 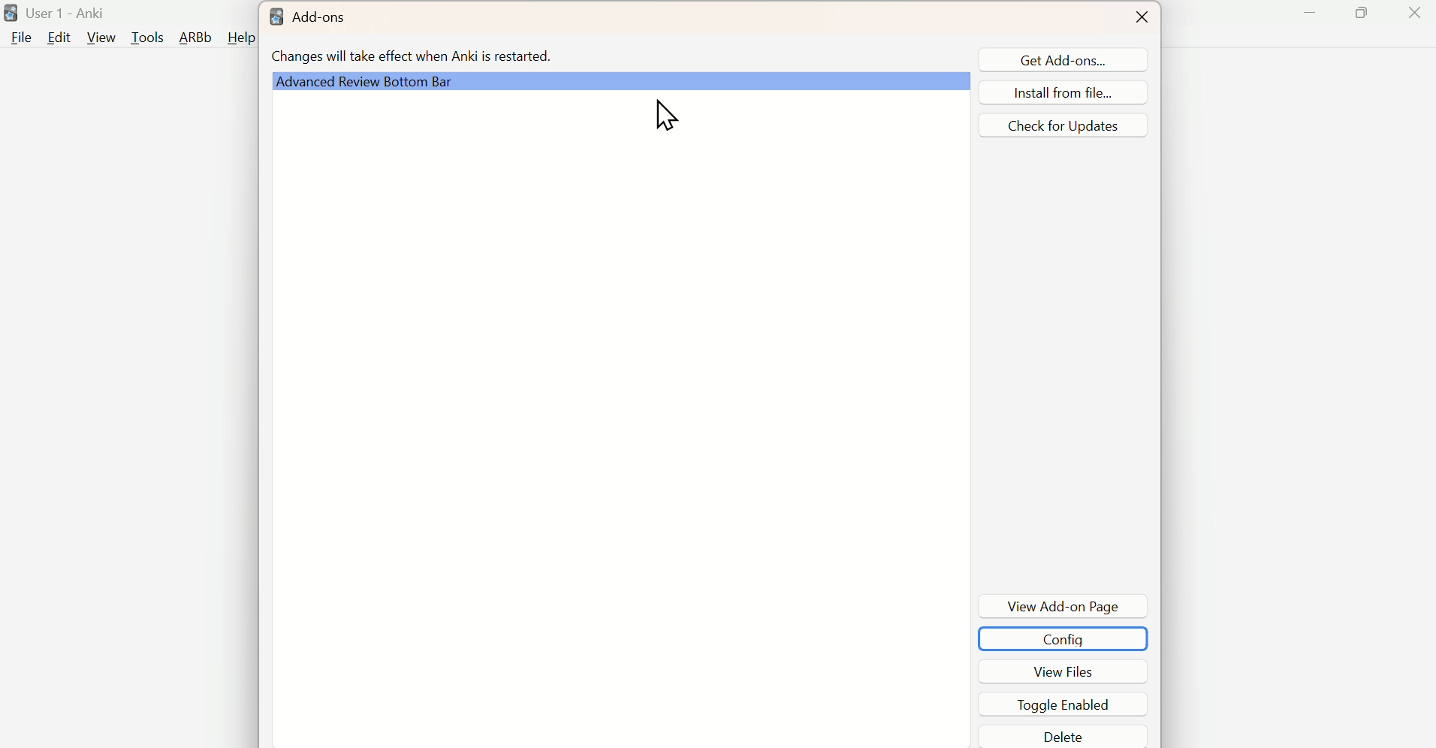 What do you see at coordinates (1062, 640) in the screenshot?
I see `COnfig` at bounding box center [1062, 640].